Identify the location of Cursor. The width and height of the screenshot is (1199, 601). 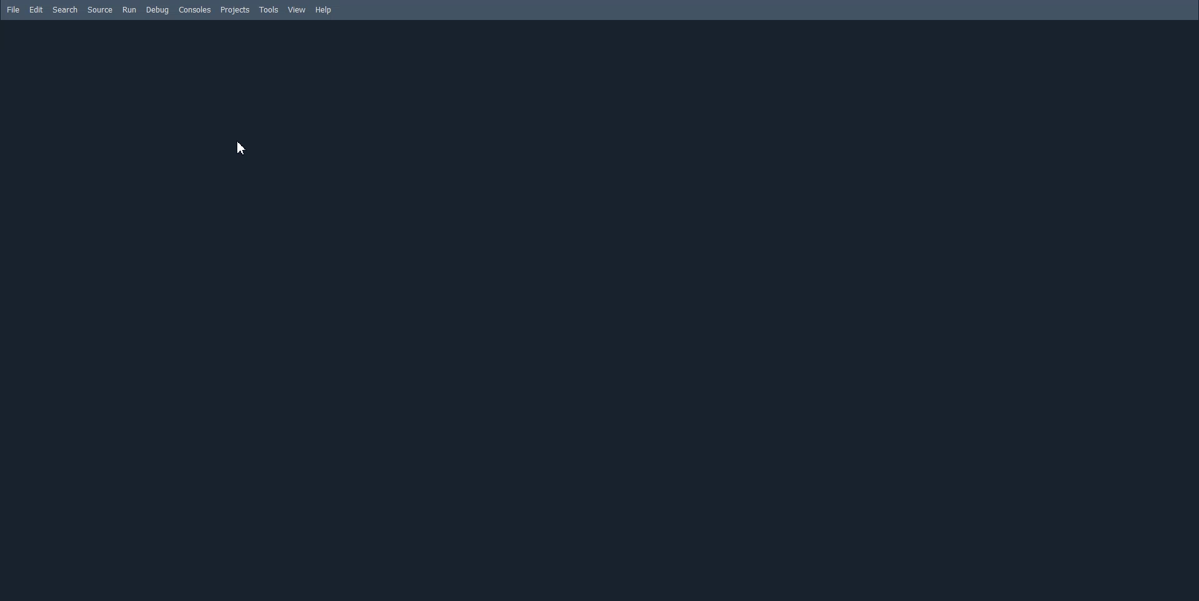
(239, 147).